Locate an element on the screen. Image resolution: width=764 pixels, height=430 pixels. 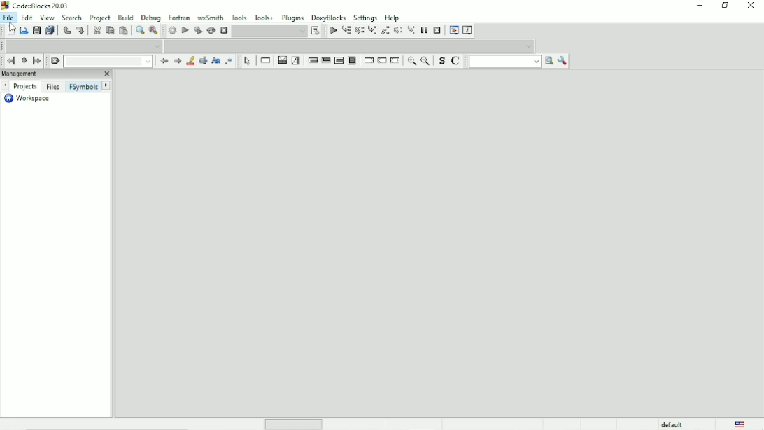
Debug/Continue is located at coordinates (332, 30).